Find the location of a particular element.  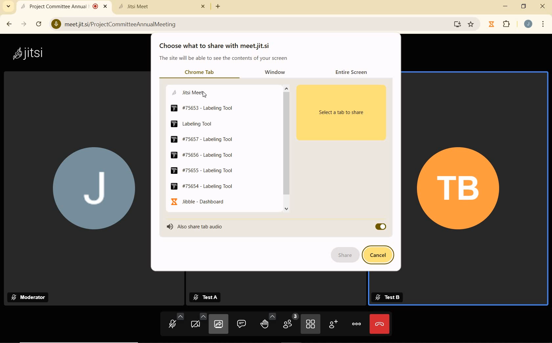

ADD NEW TAB is located at coordinates (218, 6).